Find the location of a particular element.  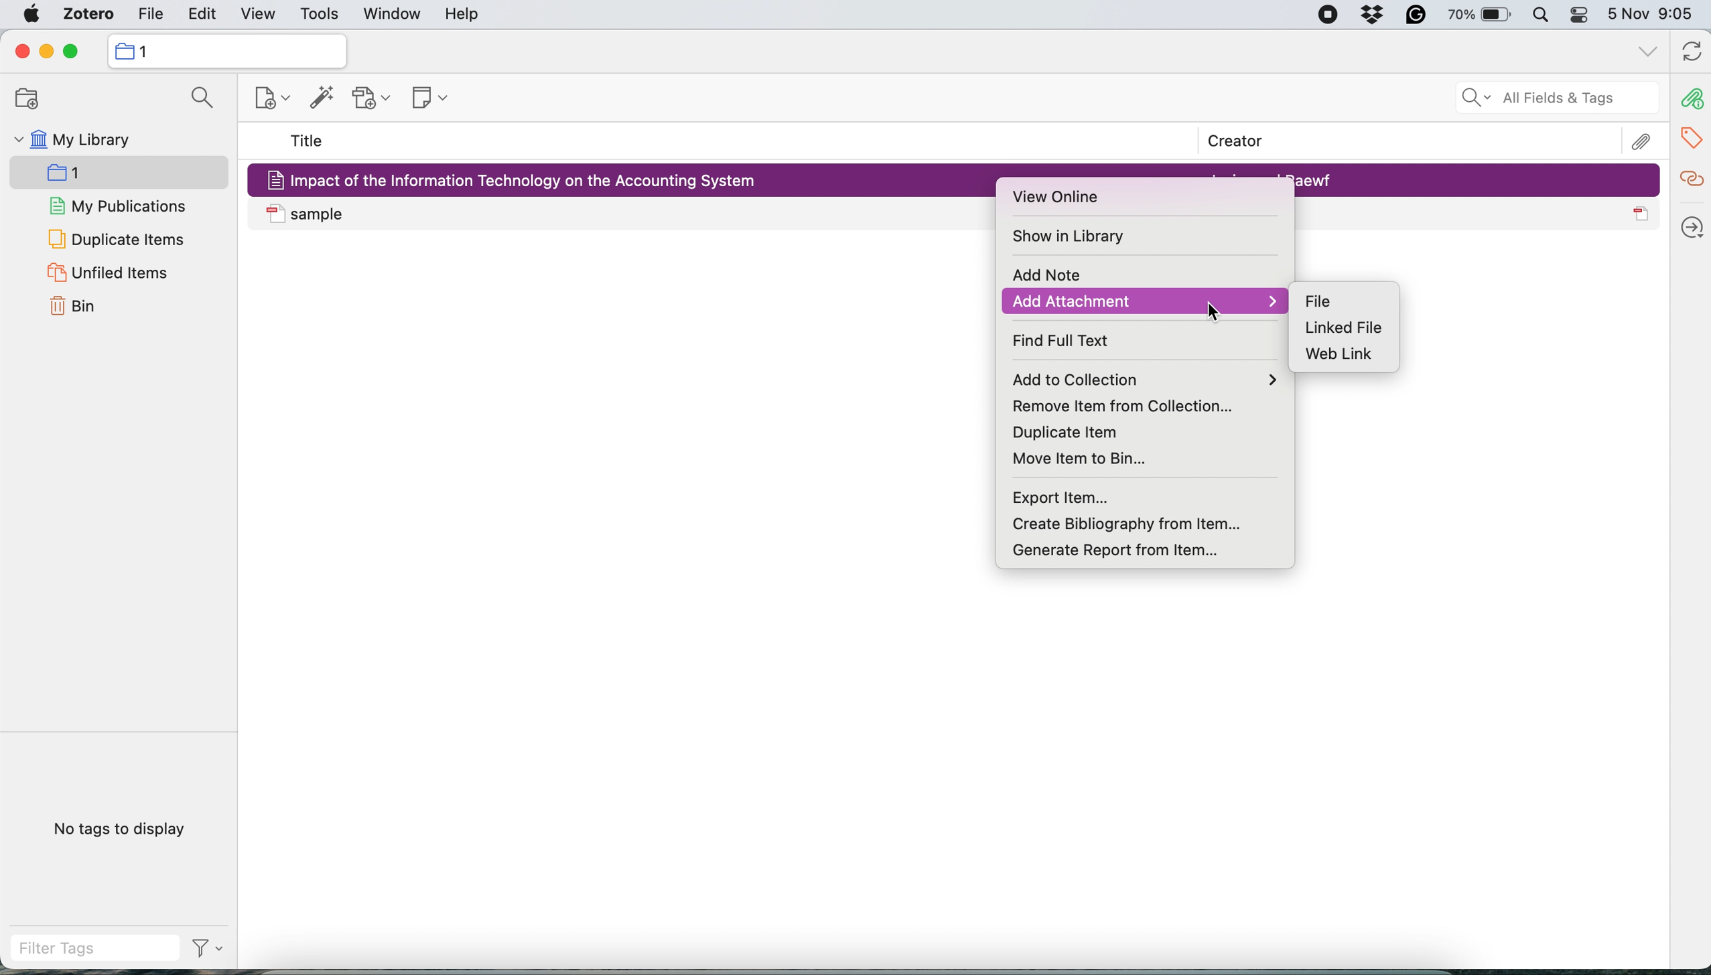

filter tags is located at coordinates (117, 948).